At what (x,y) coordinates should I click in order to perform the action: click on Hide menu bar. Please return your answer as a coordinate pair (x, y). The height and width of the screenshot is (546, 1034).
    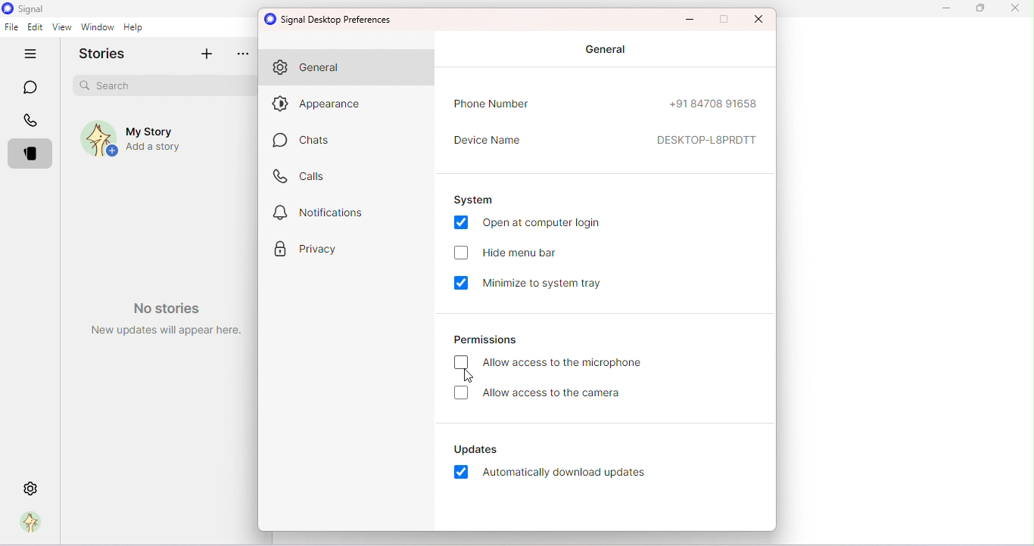
    Looking at the image, I should click on (513, 253).